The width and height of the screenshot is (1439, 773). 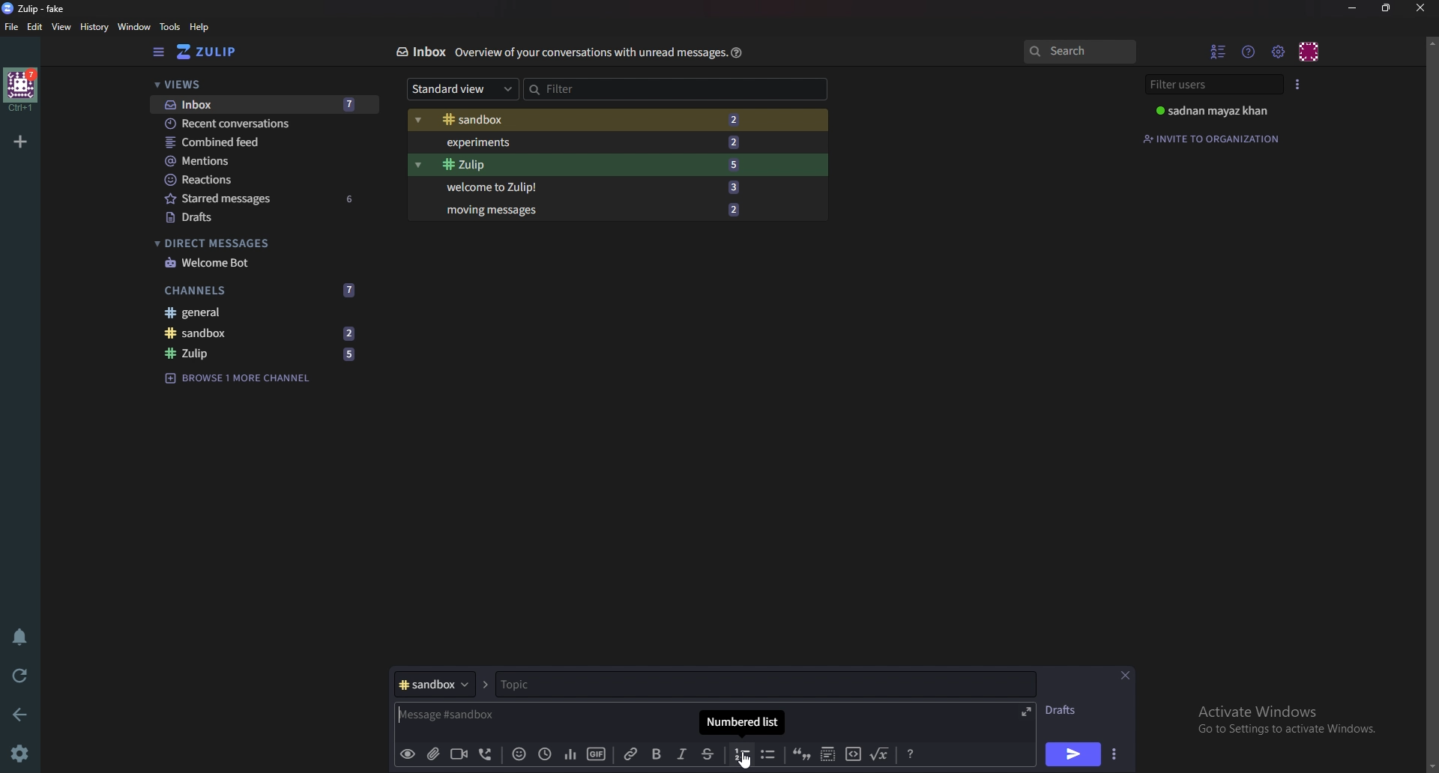 What do you see at coordinates (1073, 754) in the screenshot?
I see `Send` at bounding box center [1073, 754].